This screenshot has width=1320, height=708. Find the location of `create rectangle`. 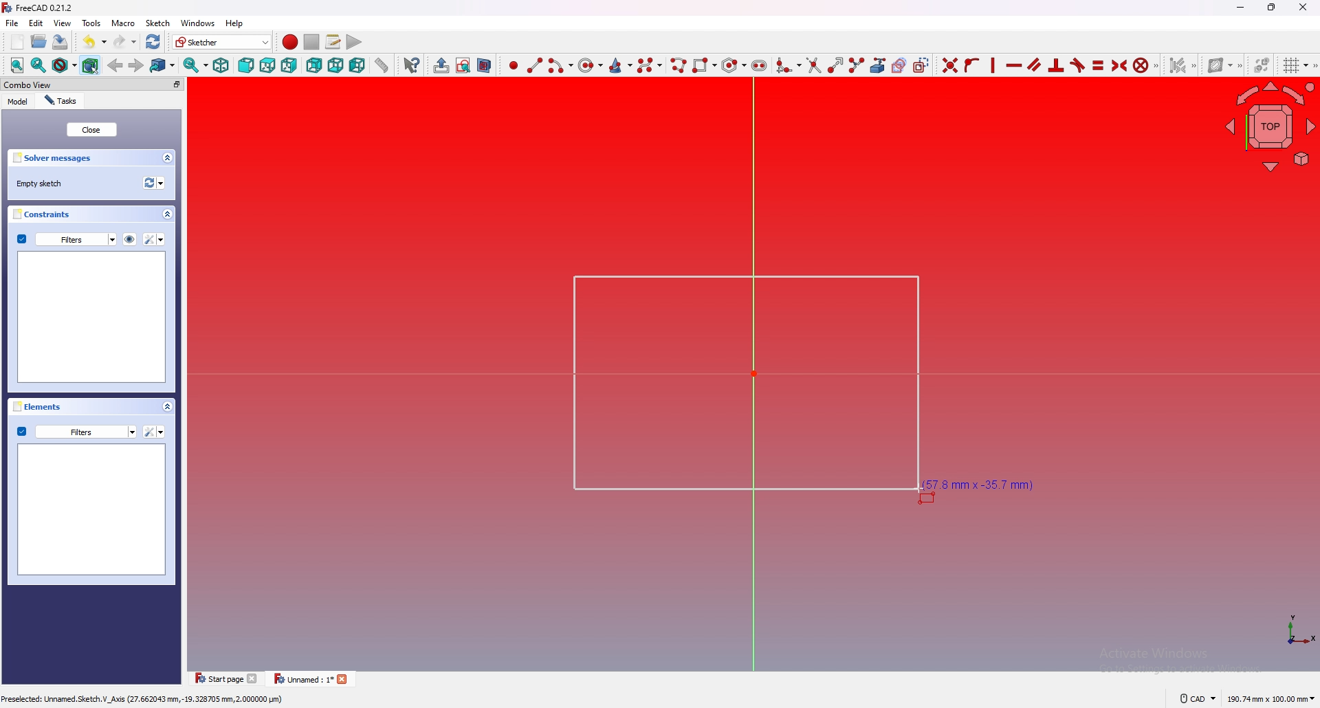

create rectangle is located at coordinates (705, 65).